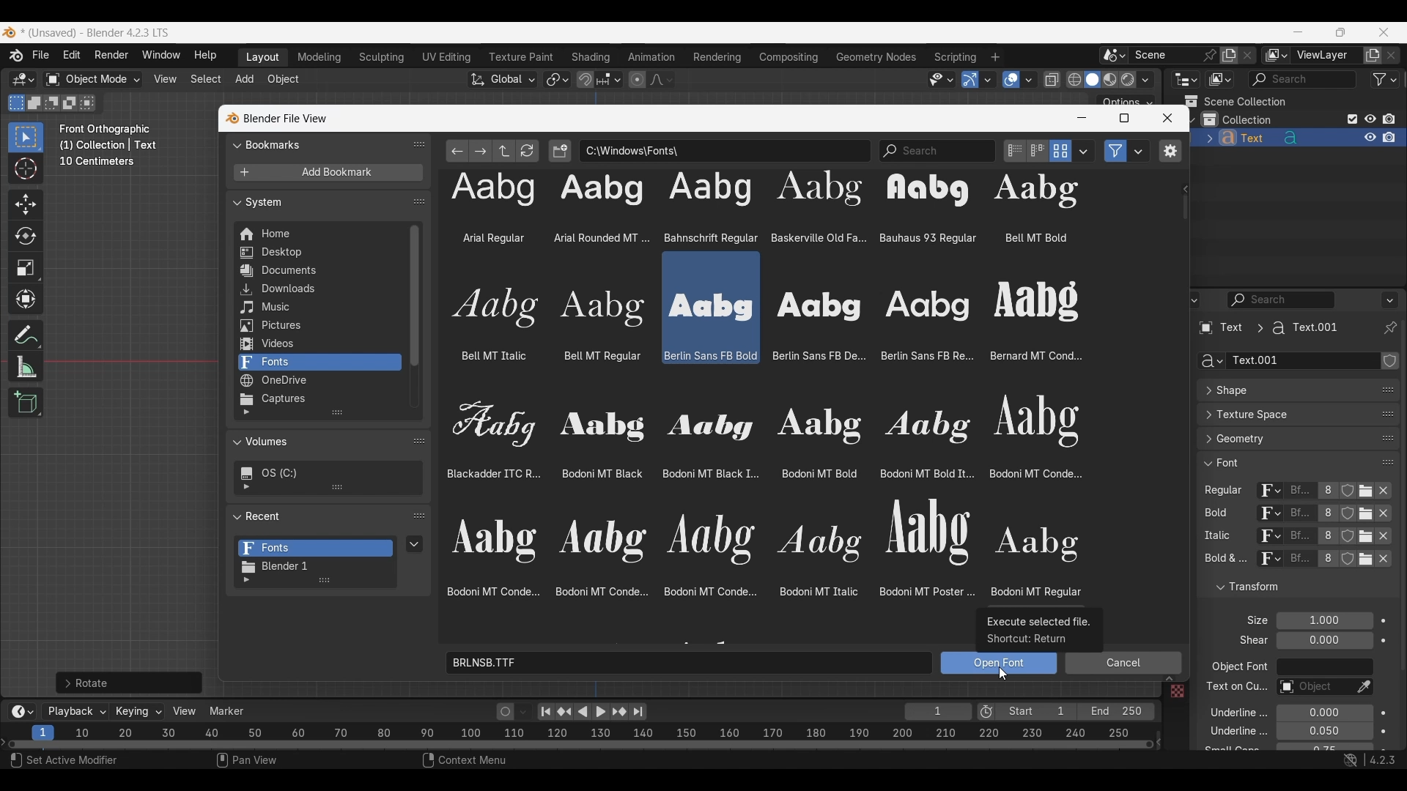 The width and height of the screenshot is (1407, 791). What do you see at coordinates (1392, 55) in the screenshot?
I see `Remove view layer` at bounding box center [1392, 55].